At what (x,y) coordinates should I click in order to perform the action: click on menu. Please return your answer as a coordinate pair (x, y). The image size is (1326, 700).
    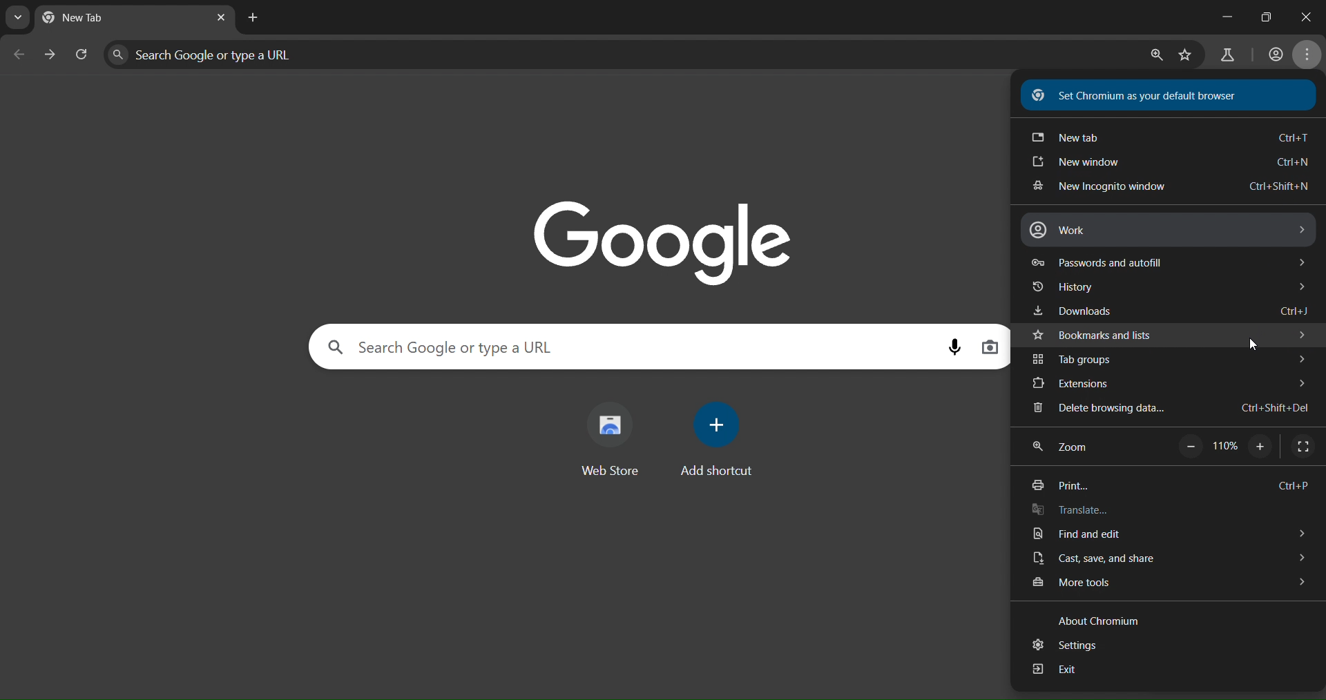
    Looking at the image, I should click on (1310, 56).